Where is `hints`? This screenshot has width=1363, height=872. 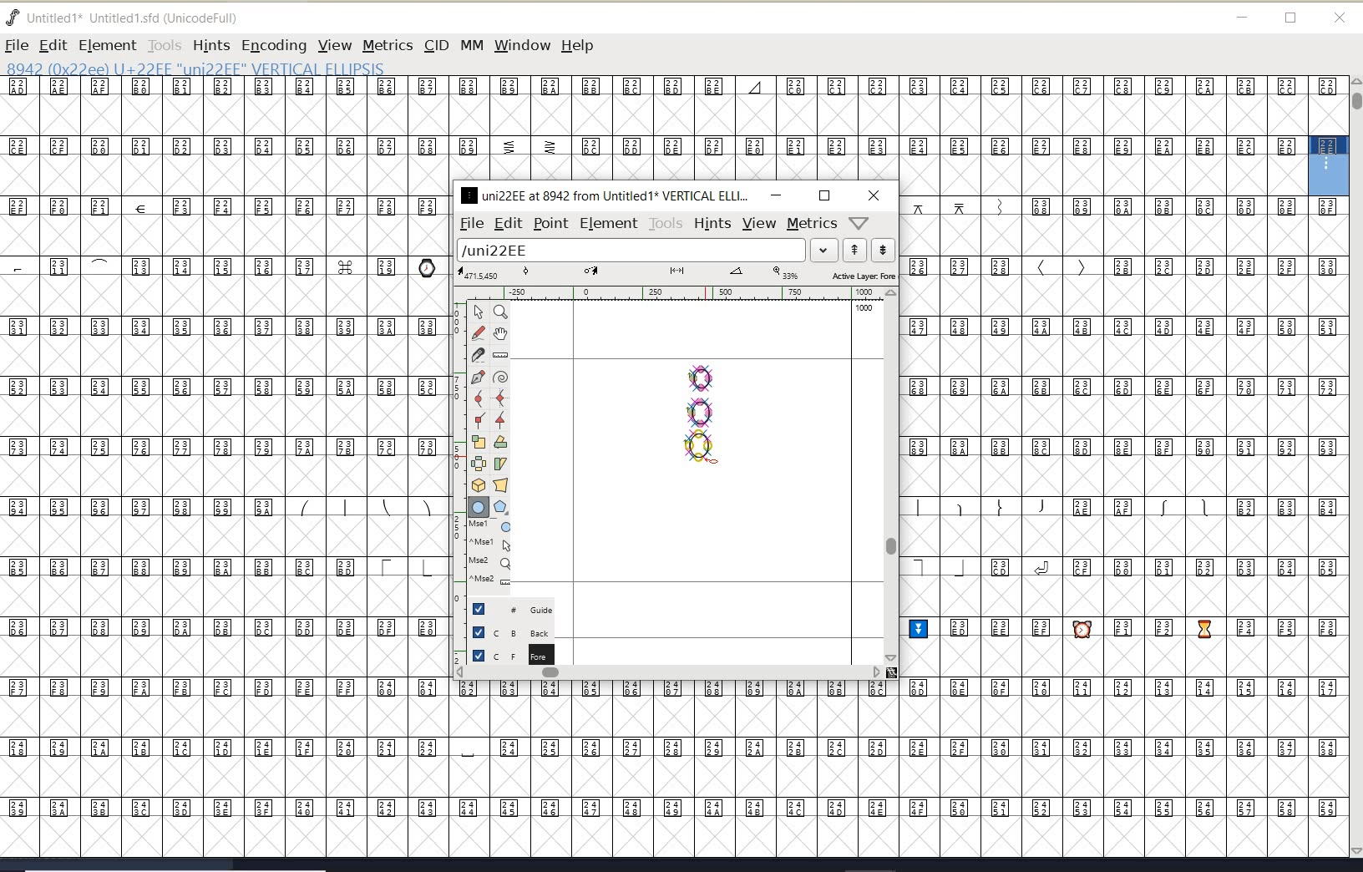 hints is located at coordinates (712, 224).